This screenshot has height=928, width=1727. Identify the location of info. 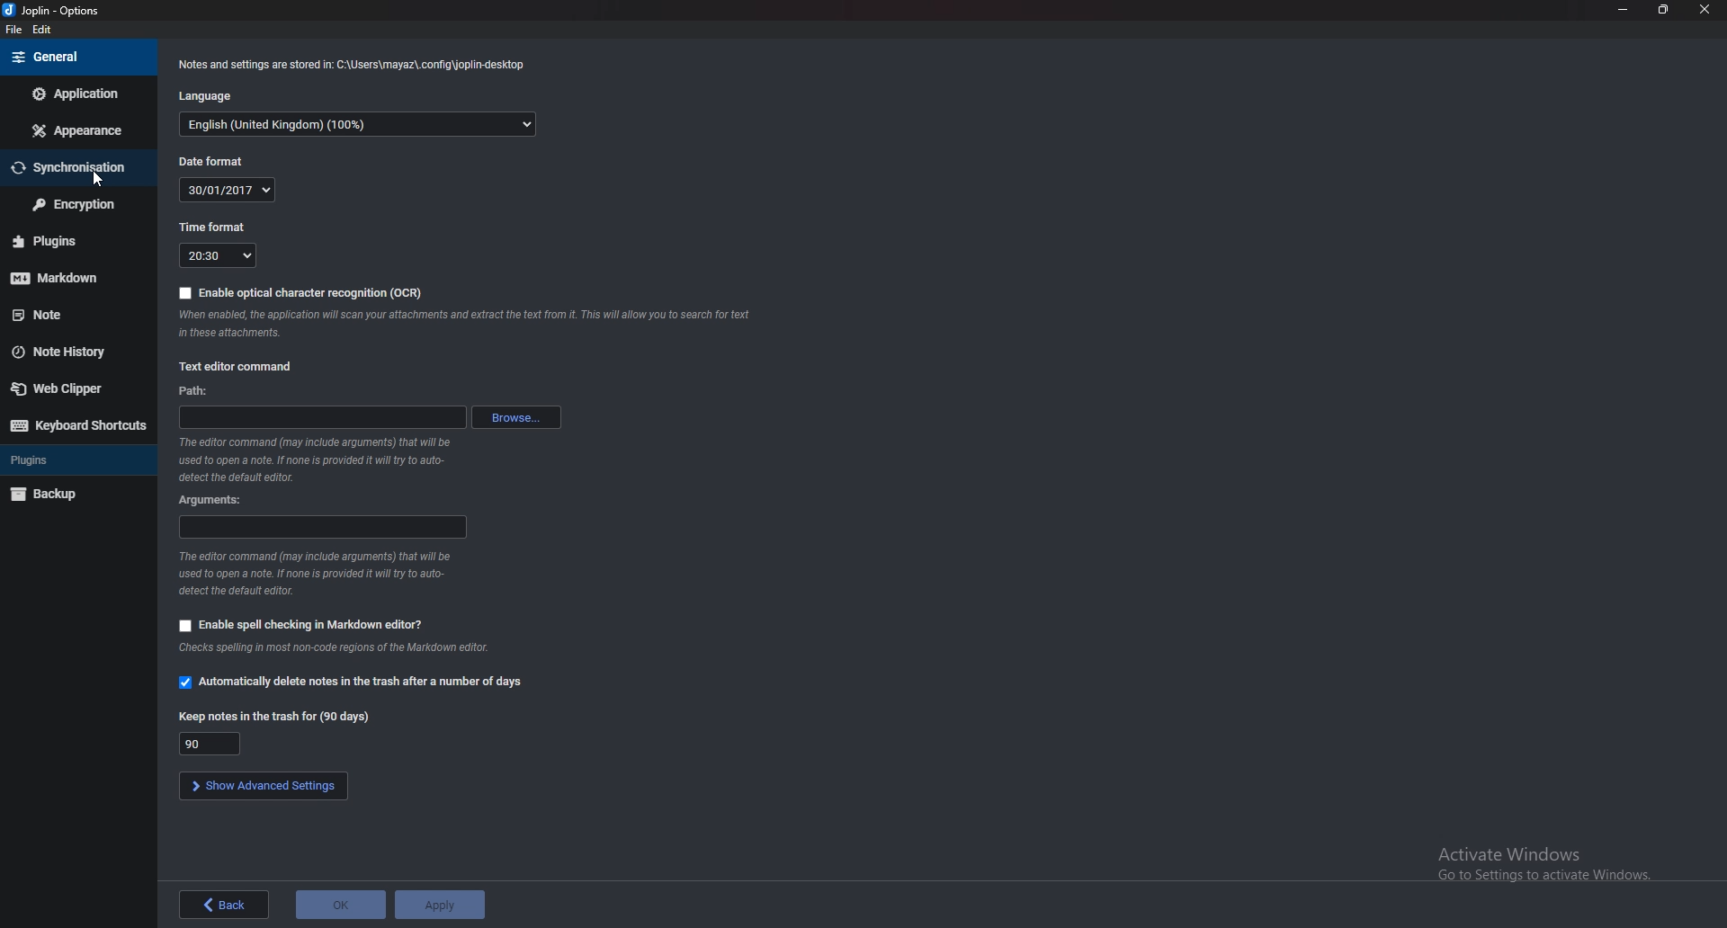
(463, 323).